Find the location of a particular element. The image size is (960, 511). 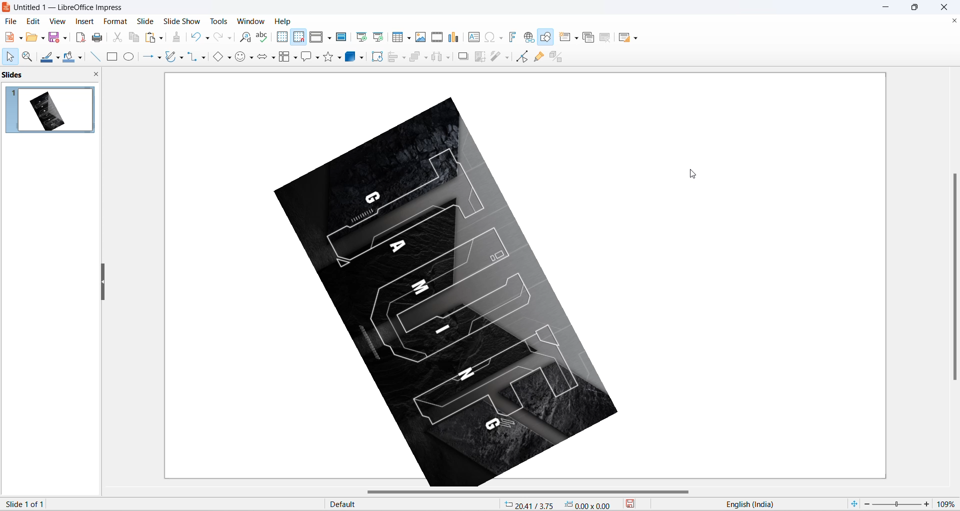

zoom decrease is located at coordinates (865, 505).